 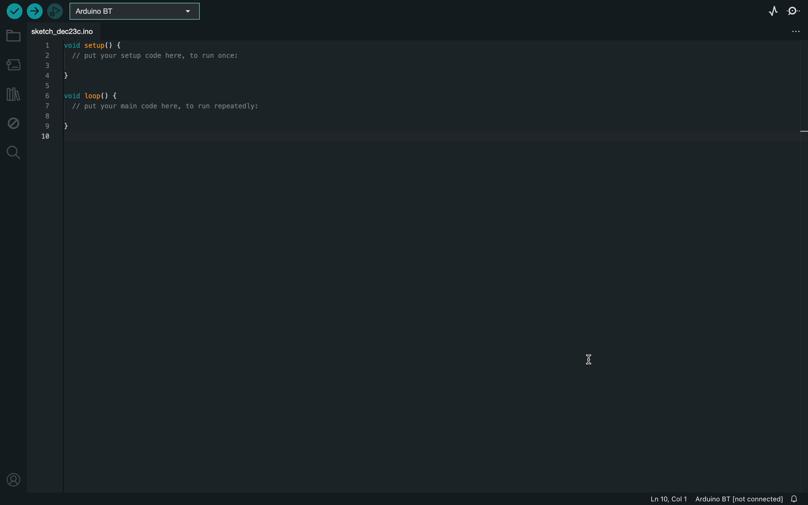 I want to click on notification, so click(x=797, y=499).